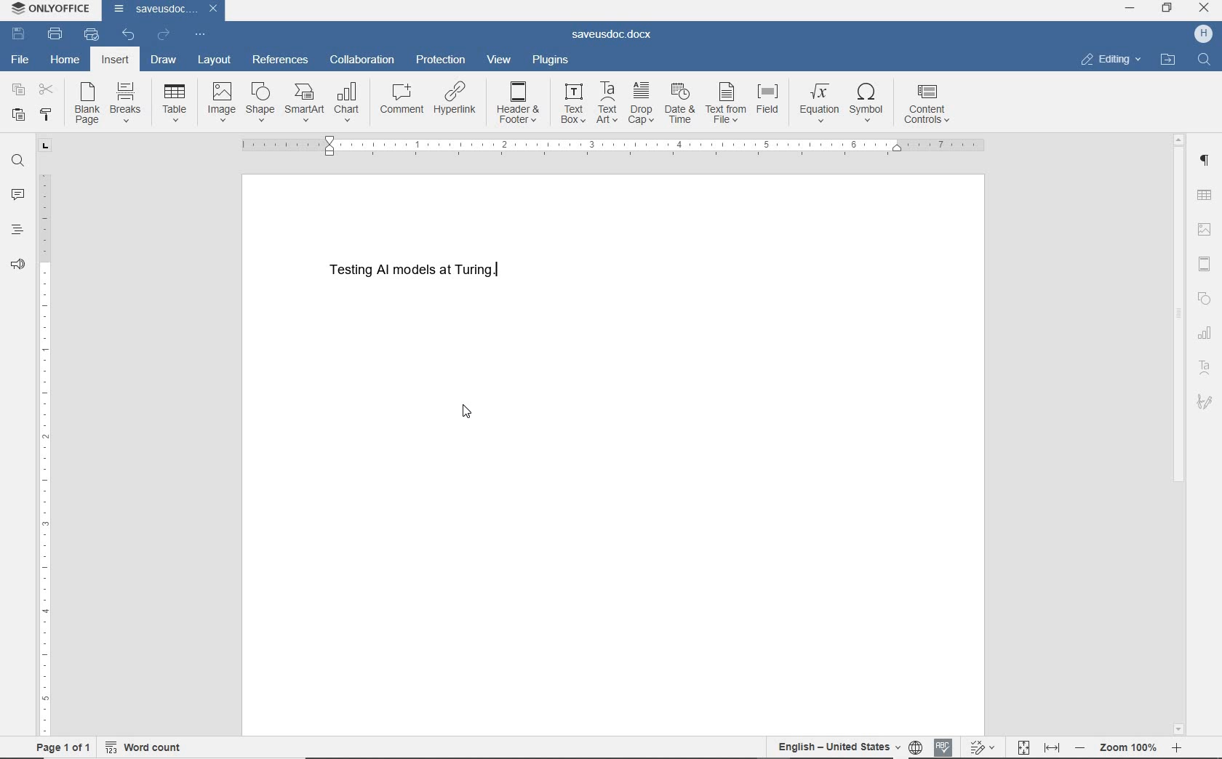  I want to click on Fit to page, so click(1023, 747).